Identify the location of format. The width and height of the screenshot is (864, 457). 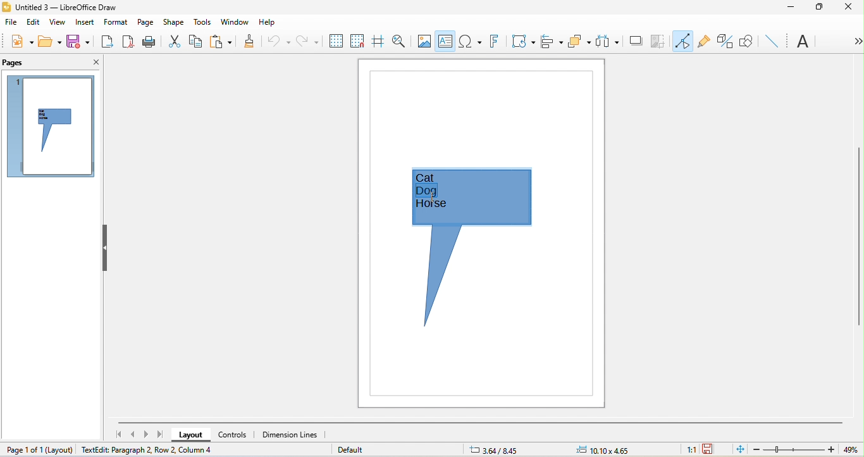
(114, 23).